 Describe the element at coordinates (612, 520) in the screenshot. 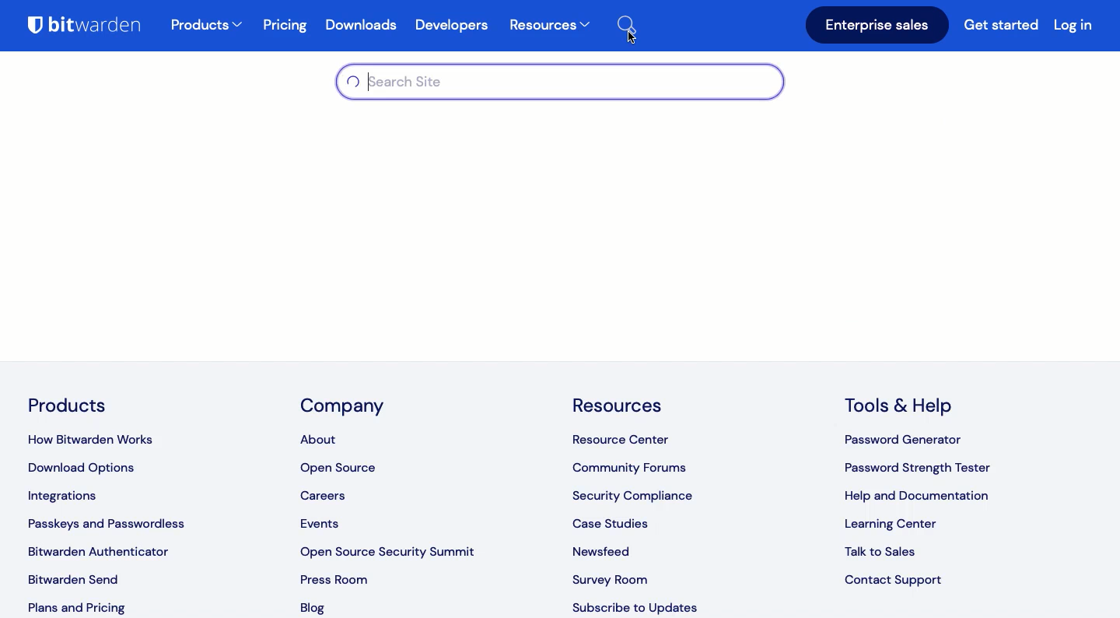

I see `case studies` at that location.